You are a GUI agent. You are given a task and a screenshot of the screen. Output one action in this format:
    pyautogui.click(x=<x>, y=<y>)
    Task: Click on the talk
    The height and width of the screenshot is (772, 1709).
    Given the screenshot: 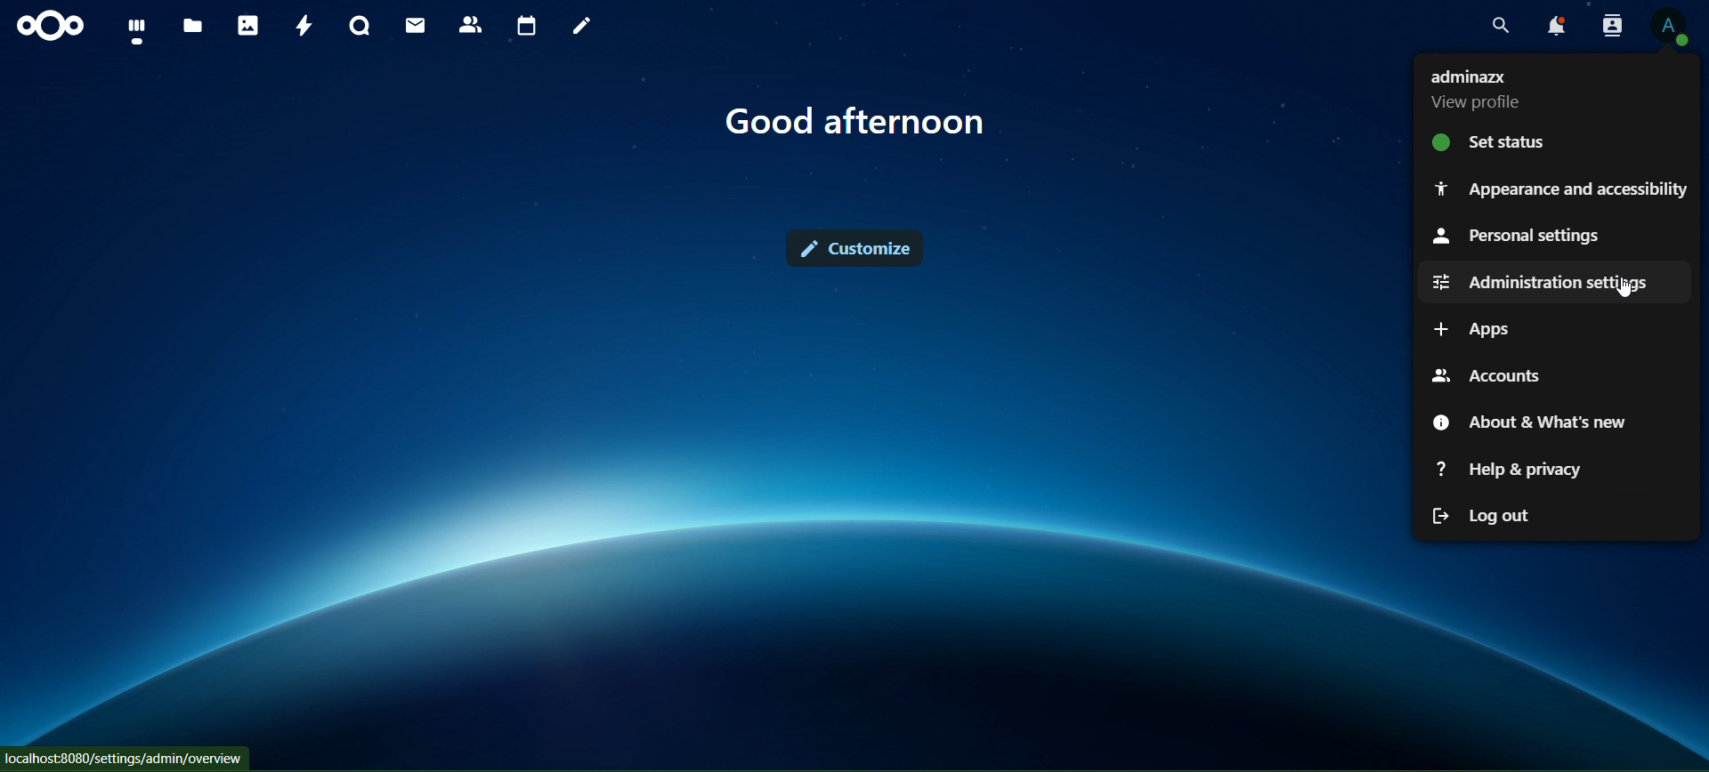 What is the action you would take?
    pyautogui.click(x=360, y=26)
    